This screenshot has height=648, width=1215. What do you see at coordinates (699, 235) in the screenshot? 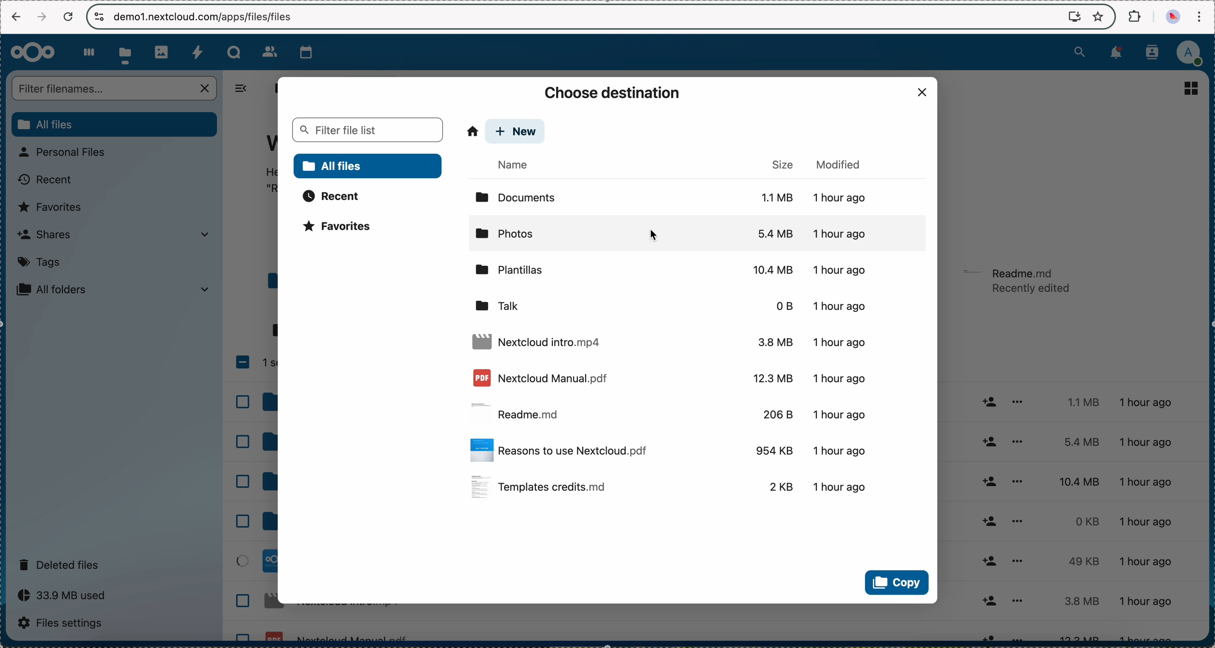
I see `click on photos option` at bounding box center [699, 235].